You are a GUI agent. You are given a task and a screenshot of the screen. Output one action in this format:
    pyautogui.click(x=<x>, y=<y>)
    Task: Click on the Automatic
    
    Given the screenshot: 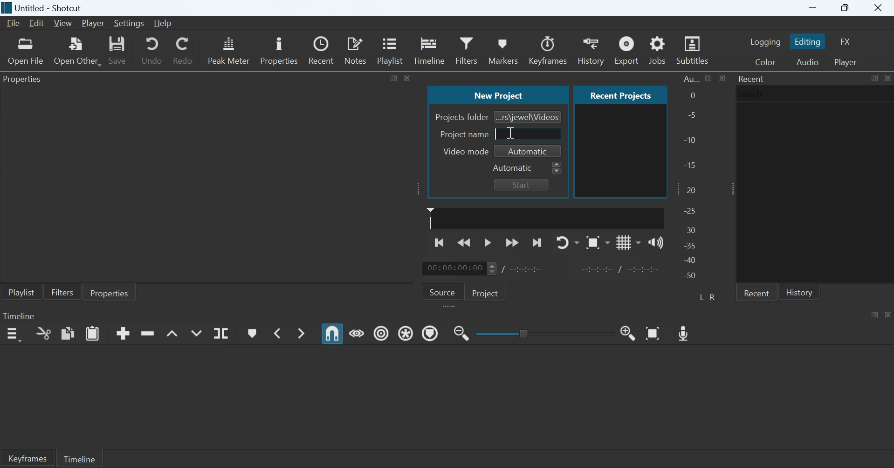 What is the action you would take?
    pyautogui.click(x=513, y=168)
    